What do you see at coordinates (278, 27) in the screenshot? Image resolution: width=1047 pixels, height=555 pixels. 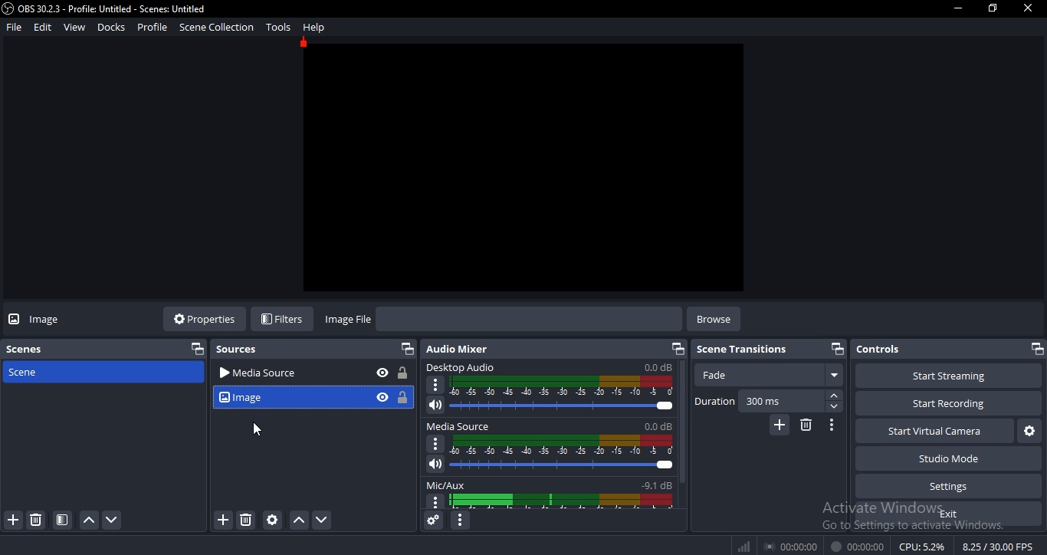 I see `tools` at bounding box center [278, 27].